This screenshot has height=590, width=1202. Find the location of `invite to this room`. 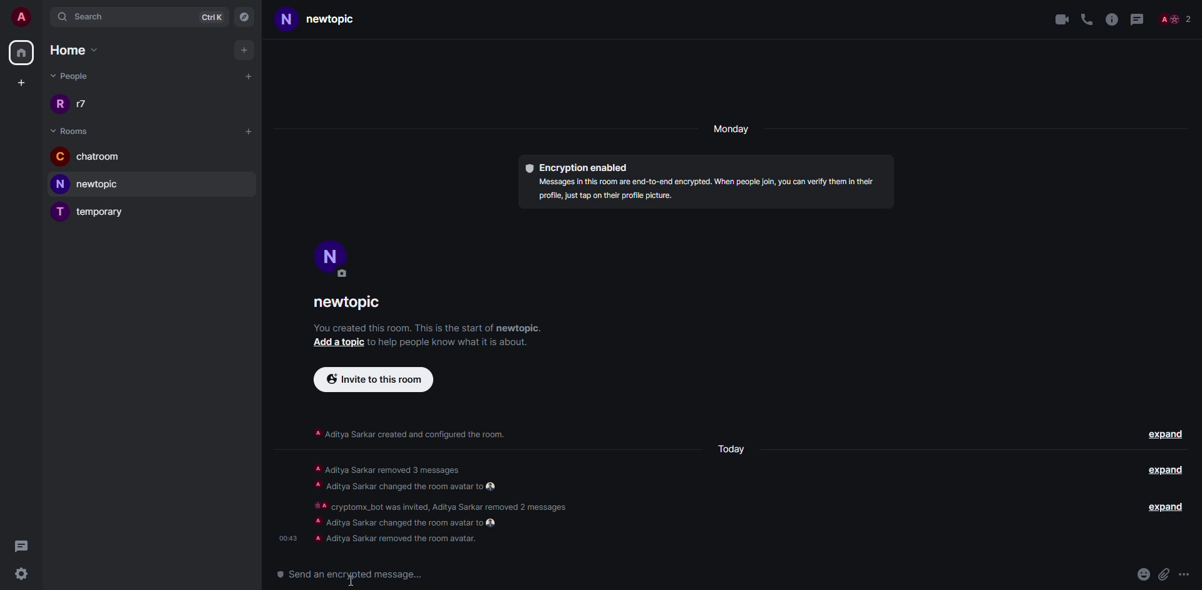

invite to this room is located at coordinates (373, 378).